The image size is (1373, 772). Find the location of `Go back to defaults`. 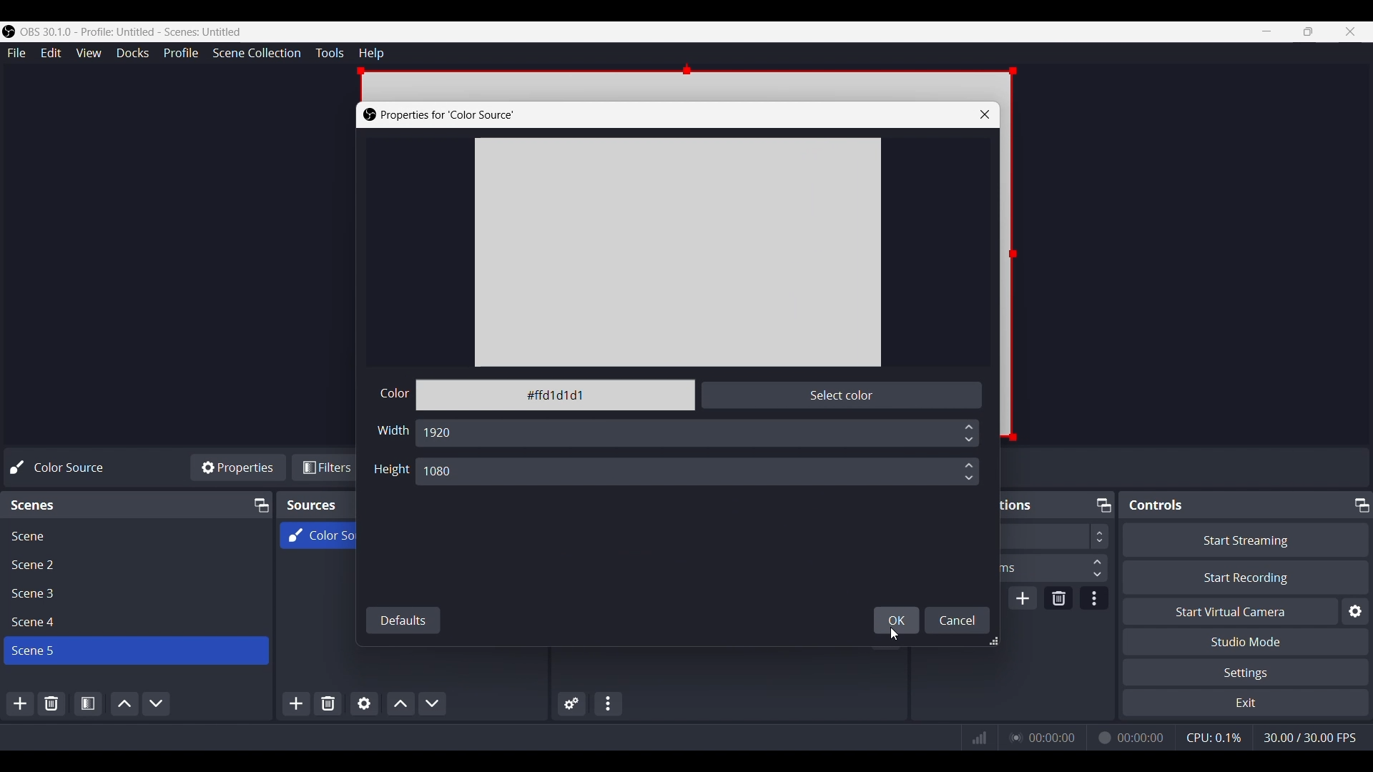

Go back to defaults is located at coordinates (402, 621).